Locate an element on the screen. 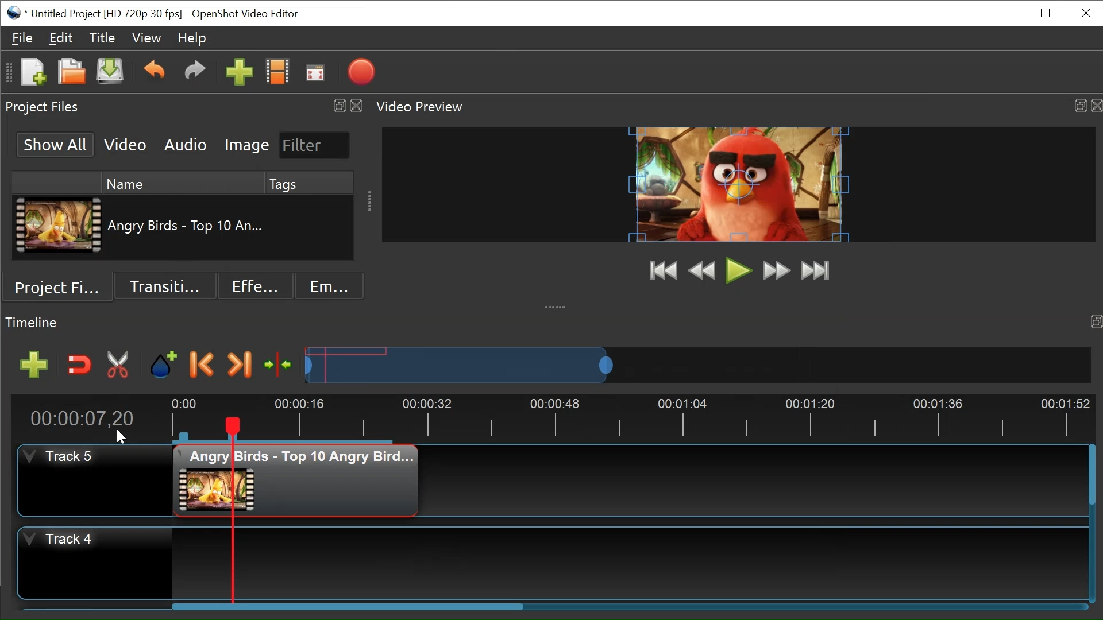 The height and width of the screenshot is (620, 1103). minimize is located at coordinates (1006, 14).